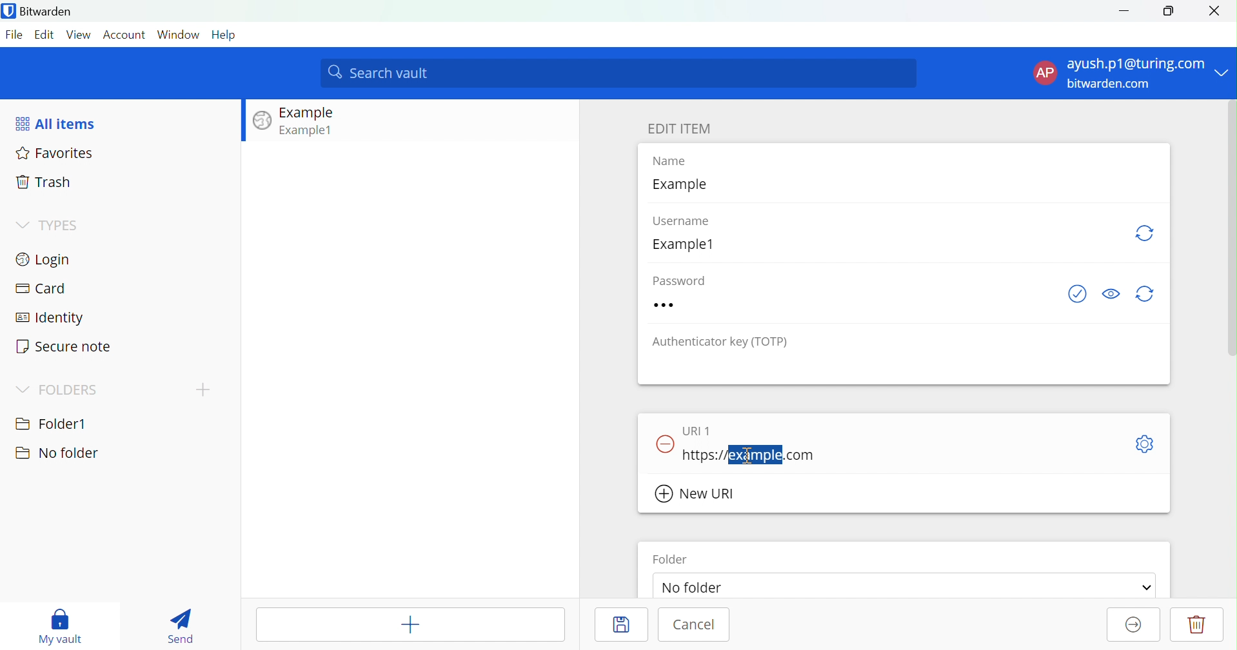 Image resolution: width=1237 pixels, height=650 pixels. I want to click on bitwarden.com, so click(1112, 84).